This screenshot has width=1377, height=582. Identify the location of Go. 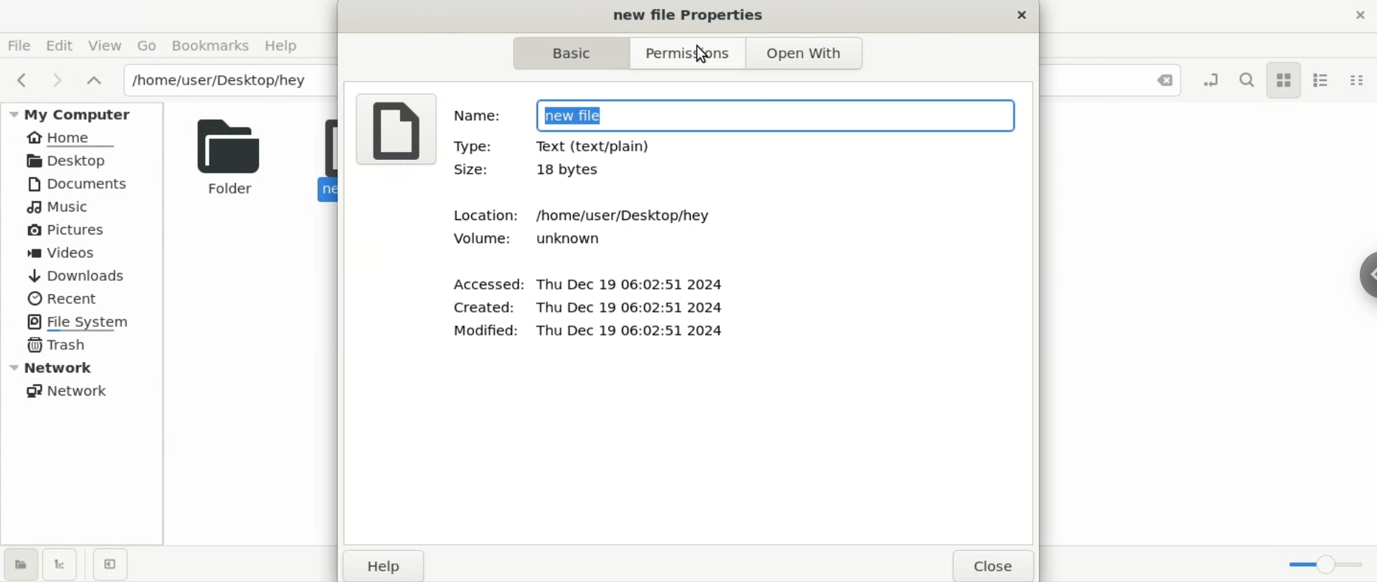
(145, 45).